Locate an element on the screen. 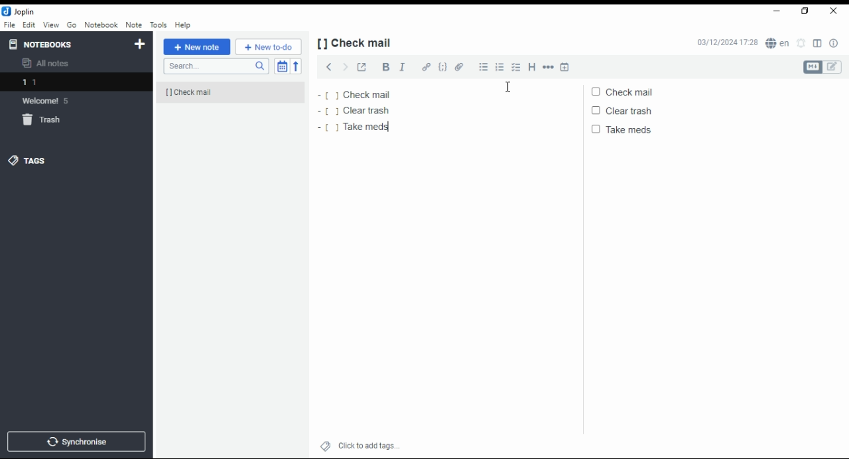 The height and width of the screenshot is (459, 849). toggle sort order field is located at coordinates (282, 66).